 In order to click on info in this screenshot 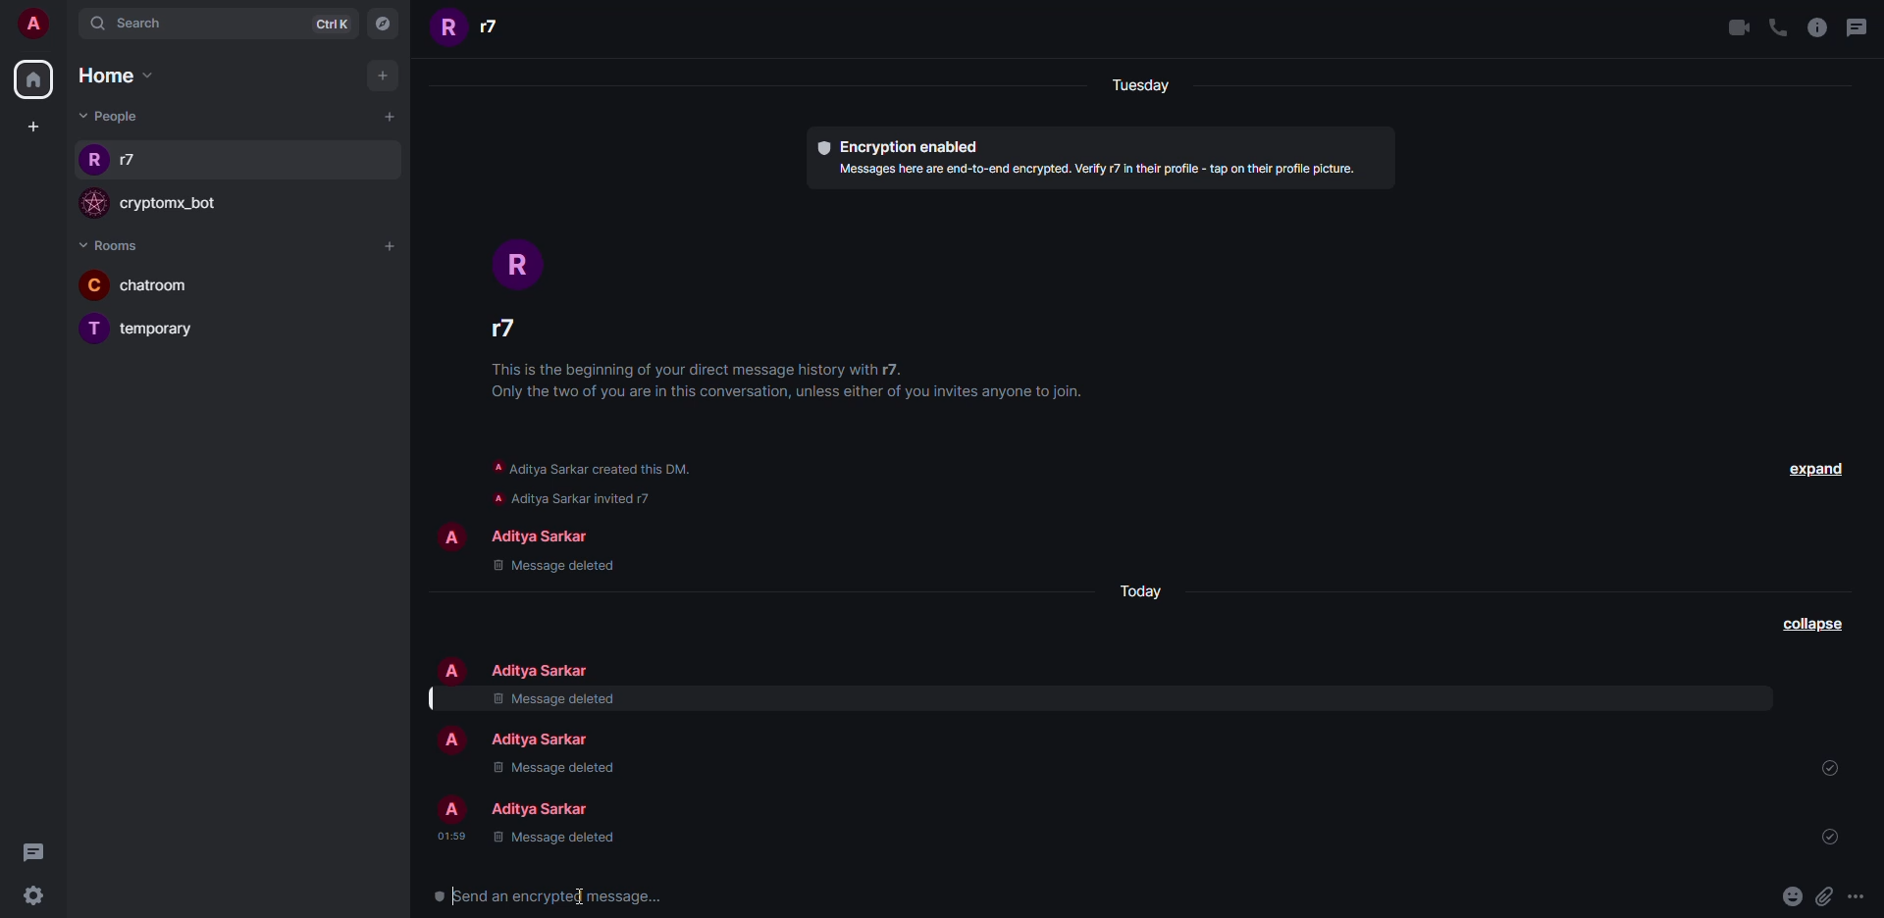, I will do `click(605, 480)`.